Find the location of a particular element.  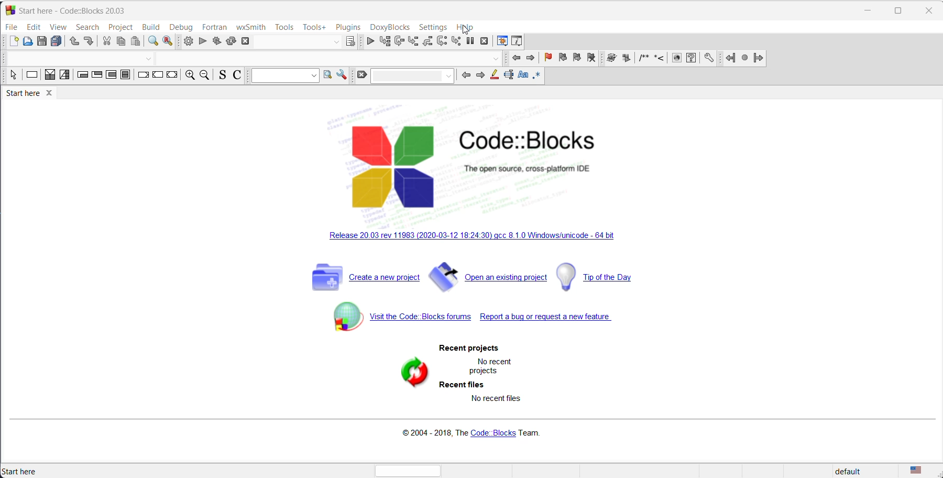

cursor is located at coordinates (465, 31).